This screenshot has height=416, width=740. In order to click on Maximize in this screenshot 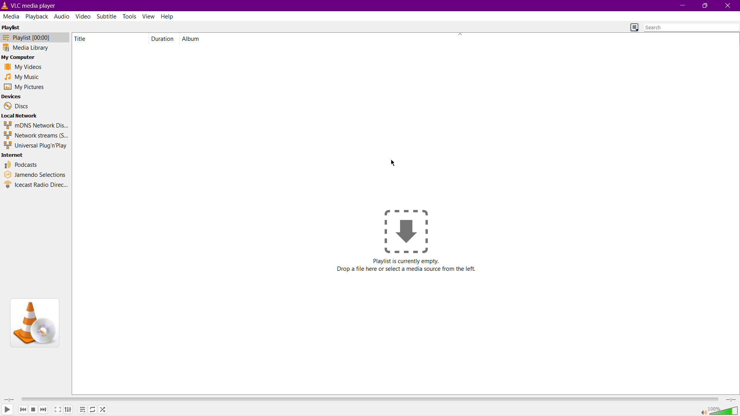, I will do `click(705, 6)`.